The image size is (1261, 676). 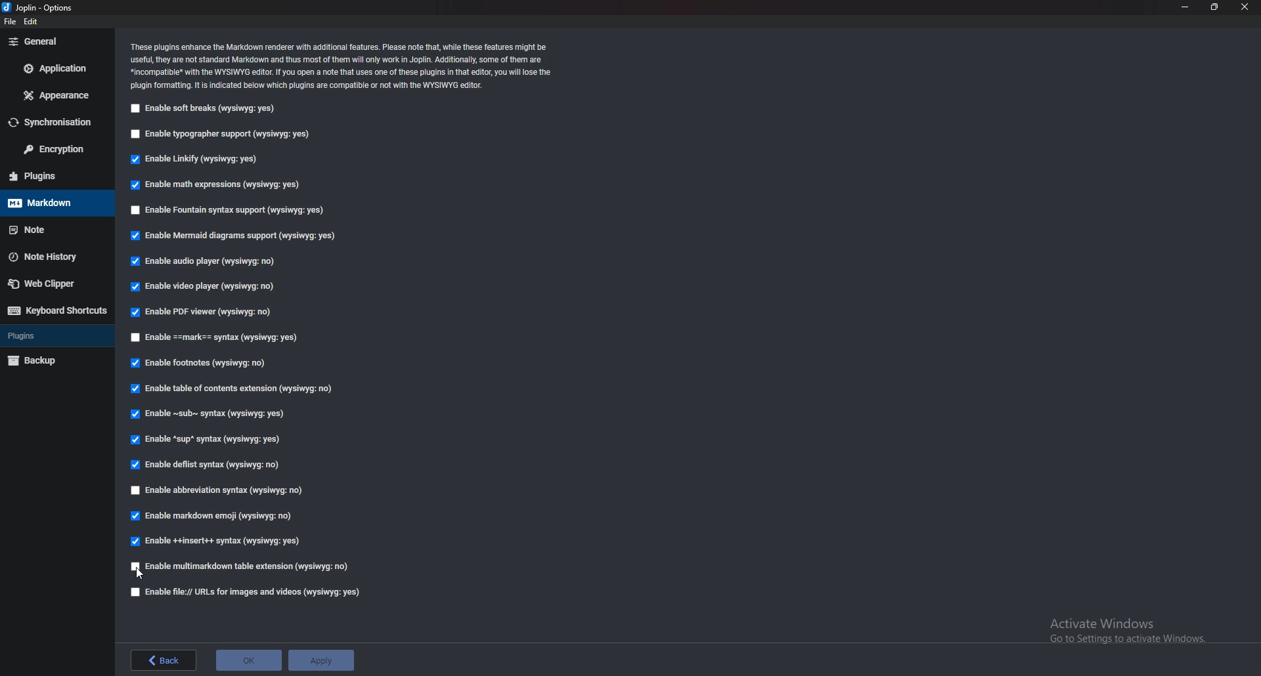 I want to click on enable file urls for images and videos, so click(x=246, y=593).